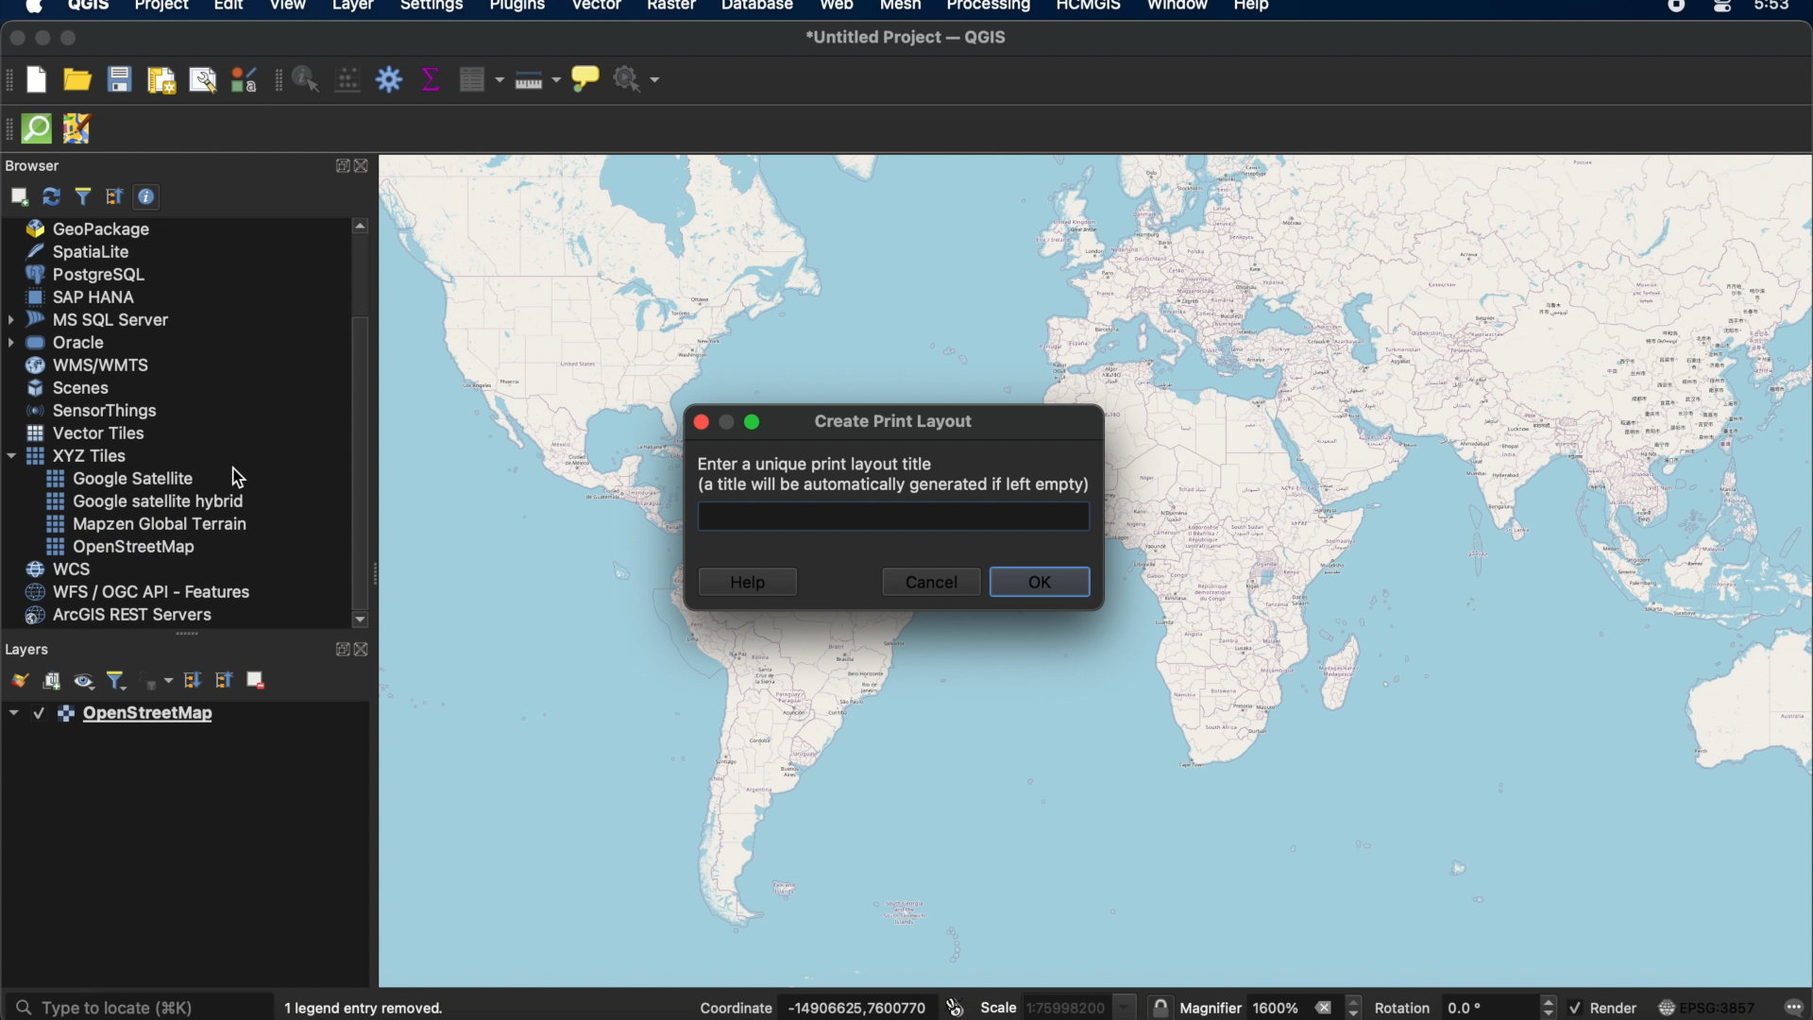  I want to click on show map tips, so click(586, 79).